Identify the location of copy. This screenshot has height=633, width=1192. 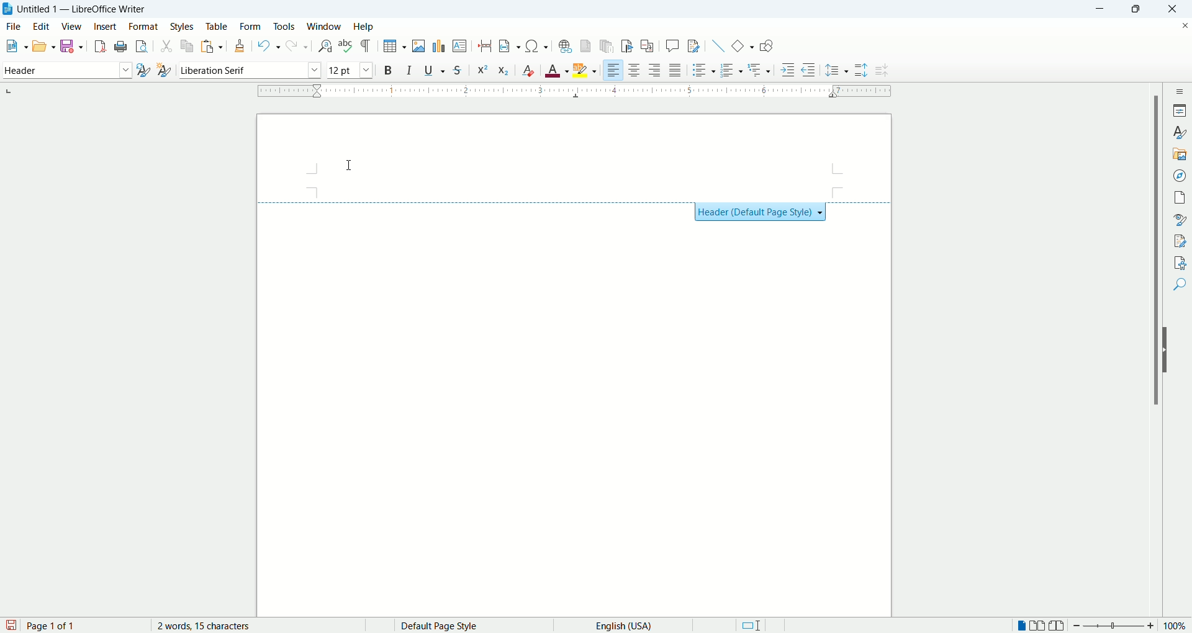
(187, 47).